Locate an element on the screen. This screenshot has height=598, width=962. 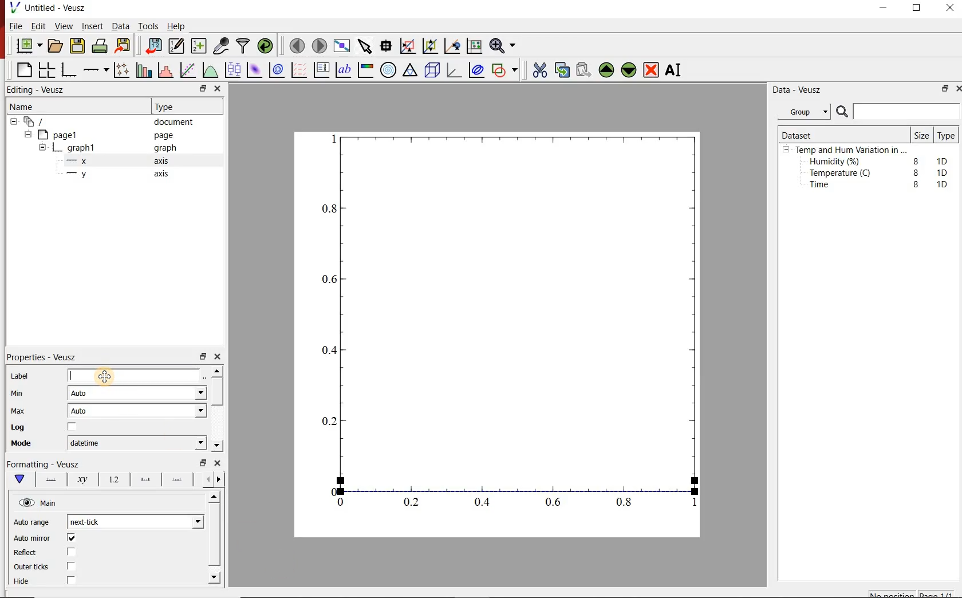
Data - Veusz is located at coordinates (799, 90).